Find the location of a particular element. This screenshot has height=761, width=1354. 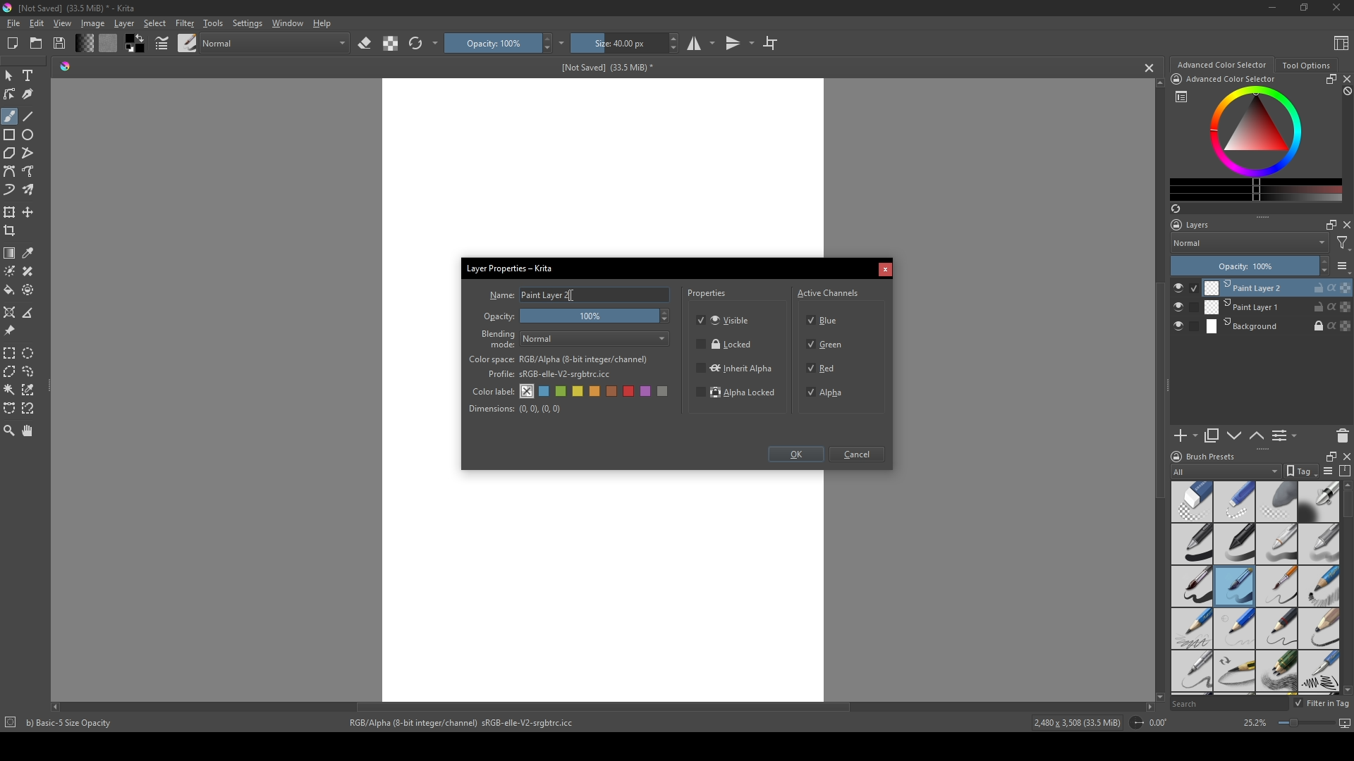

Text is located at coordinates (30, 77).